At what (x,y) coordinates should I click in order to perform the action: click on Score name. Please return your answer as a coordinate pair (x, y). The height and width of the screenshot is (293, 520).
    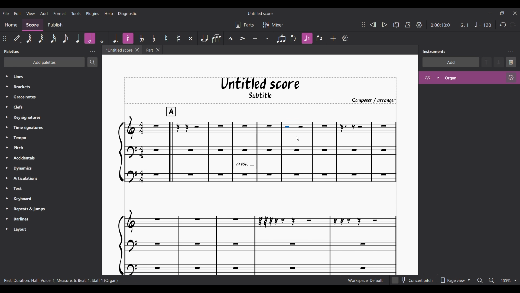
    Looking at the image, I should click on (261, 13).